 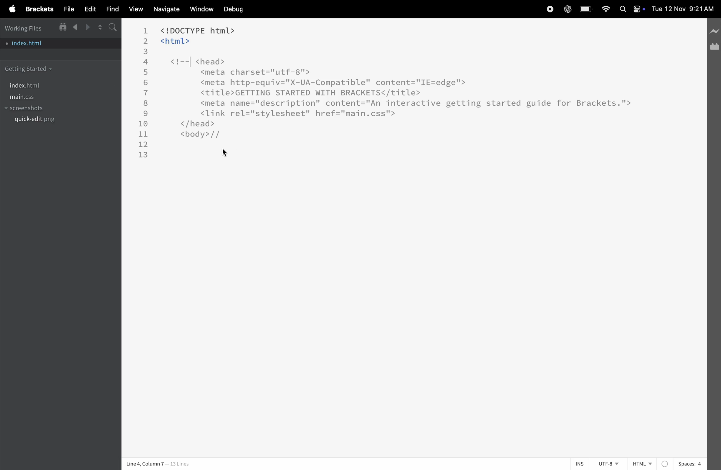 I want to click on record, so click(x=549, y=9).